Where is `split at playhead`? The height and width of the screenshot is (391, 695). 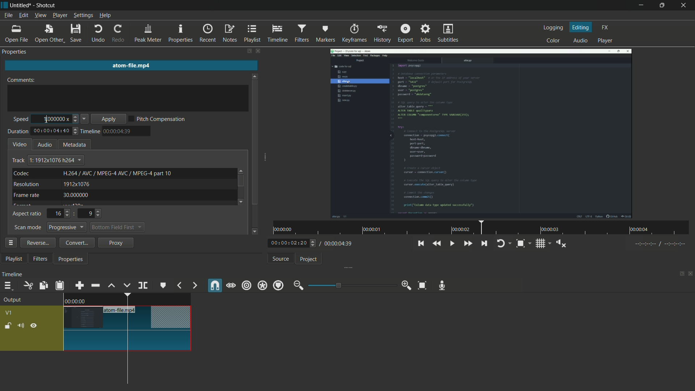
split at playhead is located at coordinates (142, 286).